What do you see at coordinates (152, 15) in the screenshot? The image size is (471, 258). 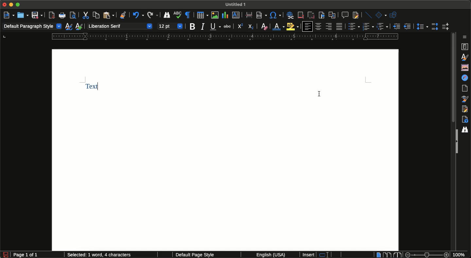 I see `Redo` at bounding box center [152, 15].